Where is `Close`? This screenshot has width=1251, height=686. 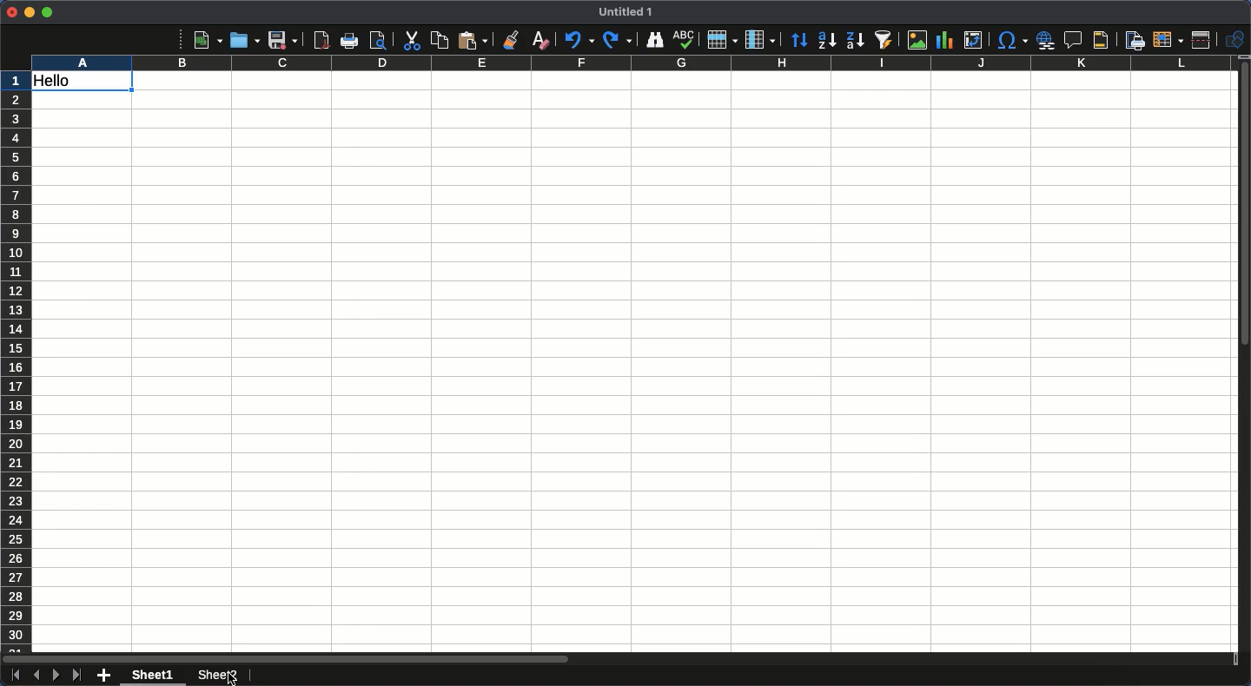
Close is located at coordinates (11, 12).